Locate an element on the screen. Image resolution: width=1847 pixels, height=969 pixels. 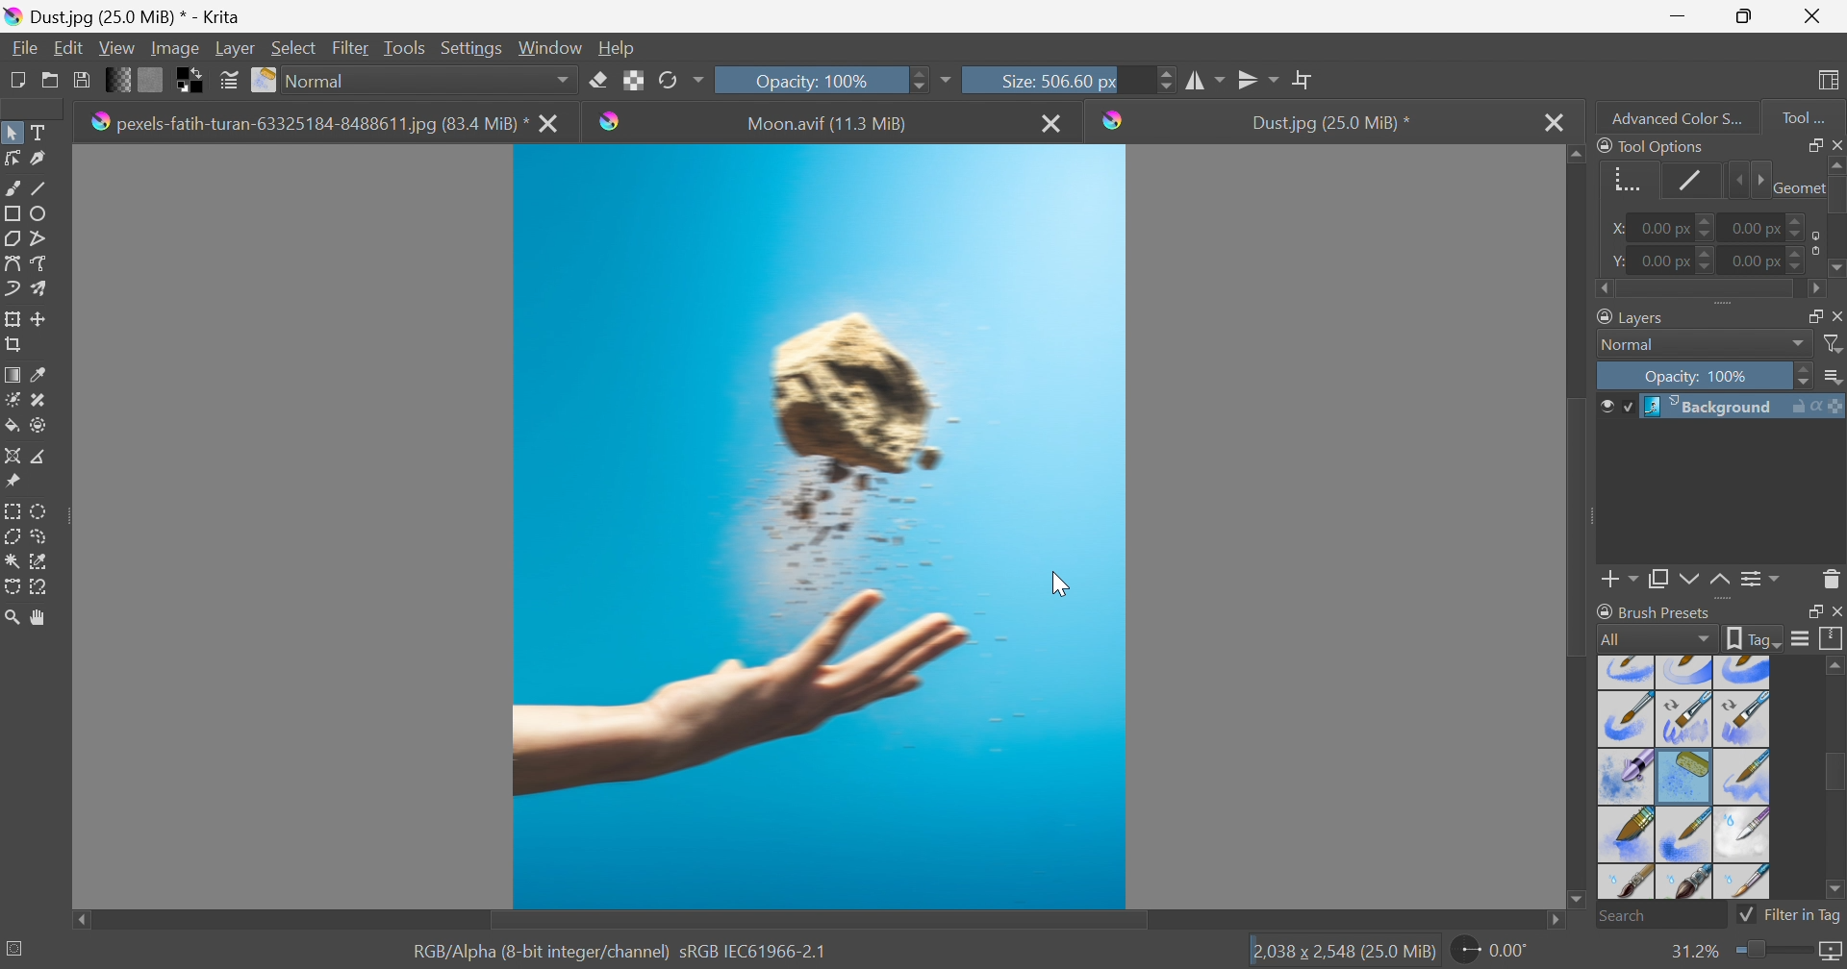
File is located at coordinates (23, 46).